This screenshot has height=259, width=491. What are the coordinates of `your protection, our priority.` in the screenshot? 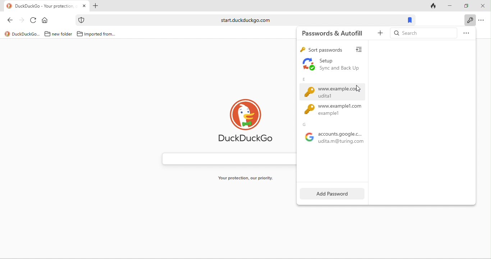 It's located at (249, 178).